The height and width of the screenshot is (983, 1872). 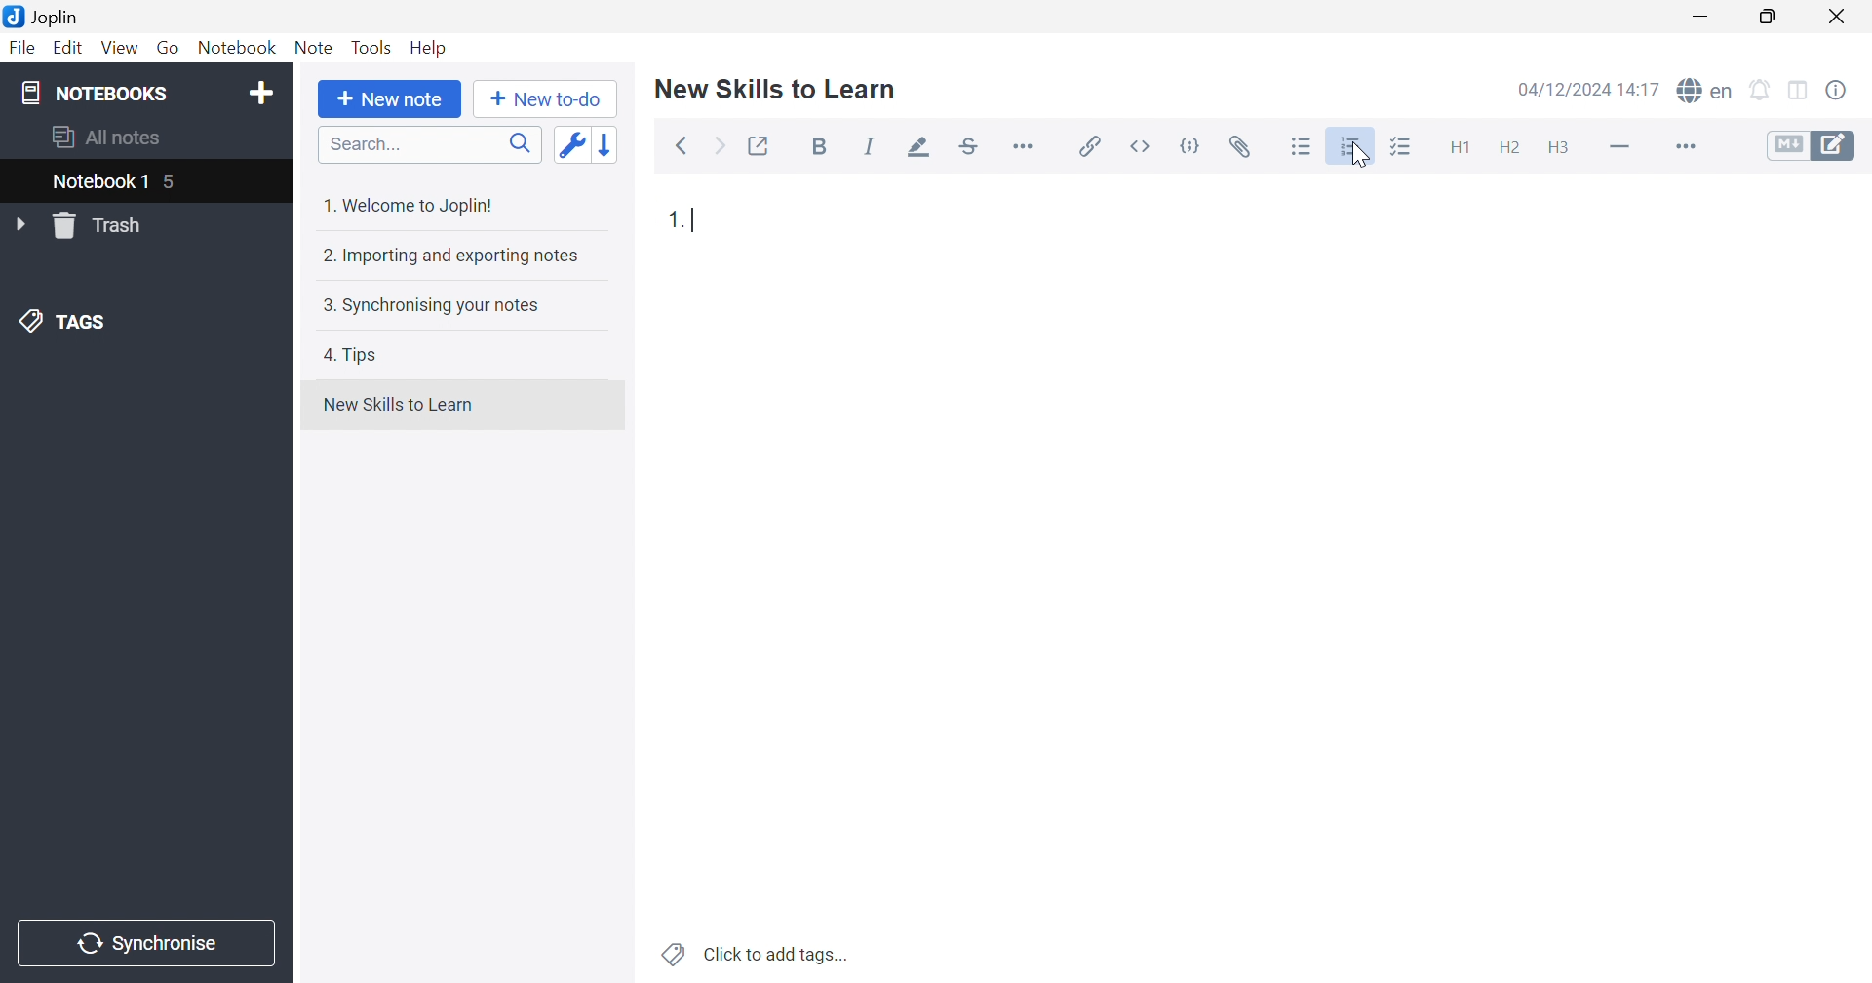 I want to click on Code Block, so click(x=1194, y=149).